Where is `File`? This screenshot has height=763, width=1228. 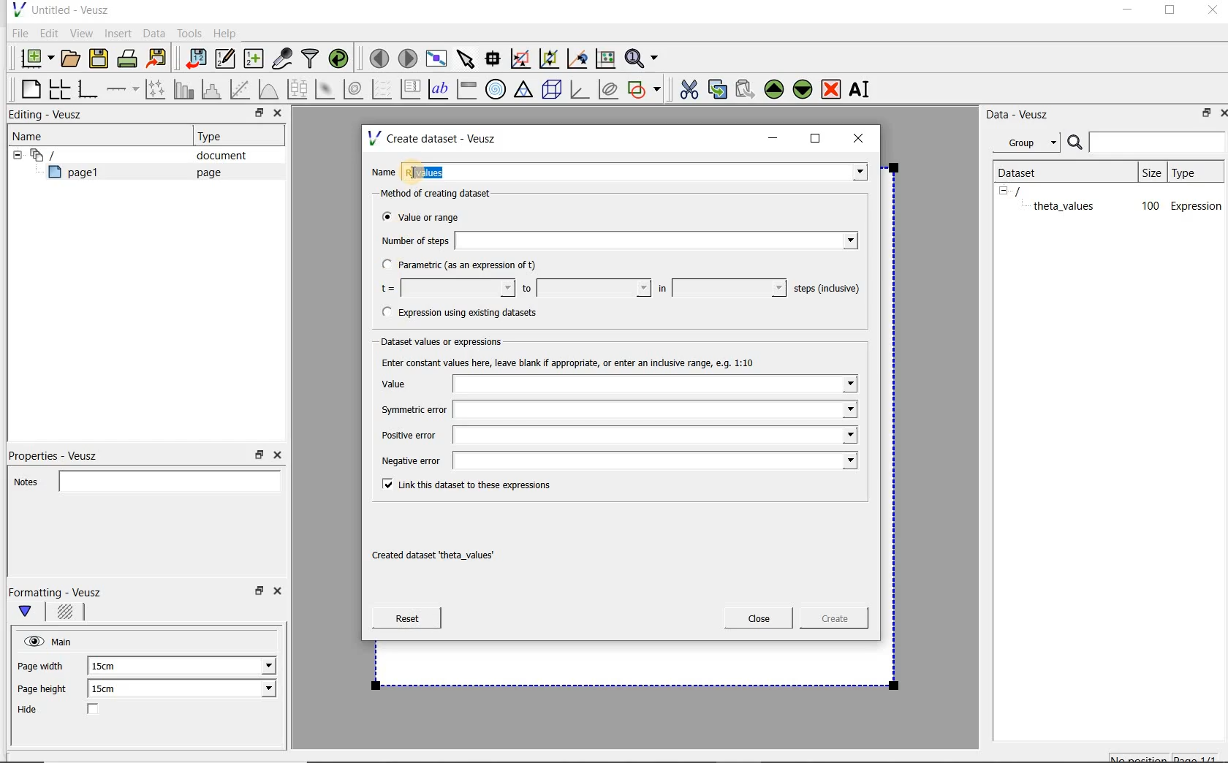 File is located at coordinates (18, 34).